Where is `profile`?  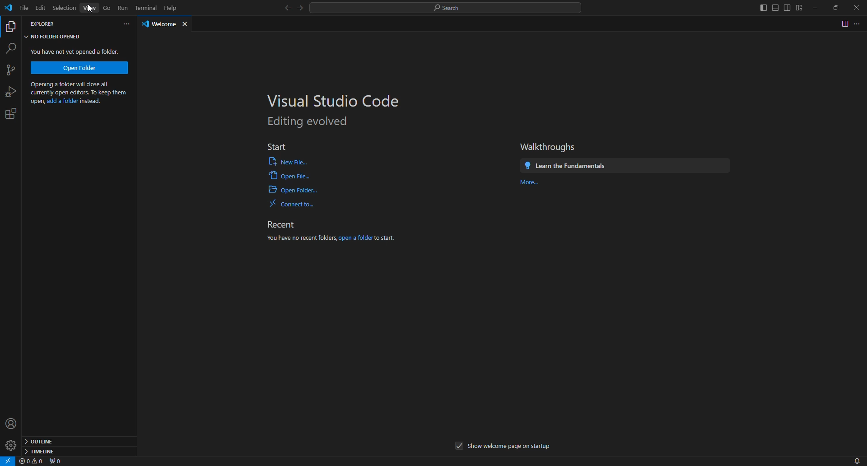 profile is located at coordinates (14, 424).